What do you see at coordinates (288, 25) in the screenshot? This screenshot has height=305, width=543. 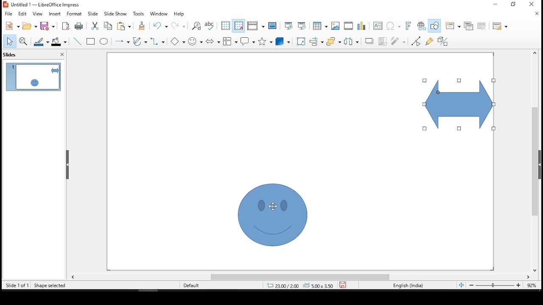 I see `start from first slide` at bounding box center [288, 25].